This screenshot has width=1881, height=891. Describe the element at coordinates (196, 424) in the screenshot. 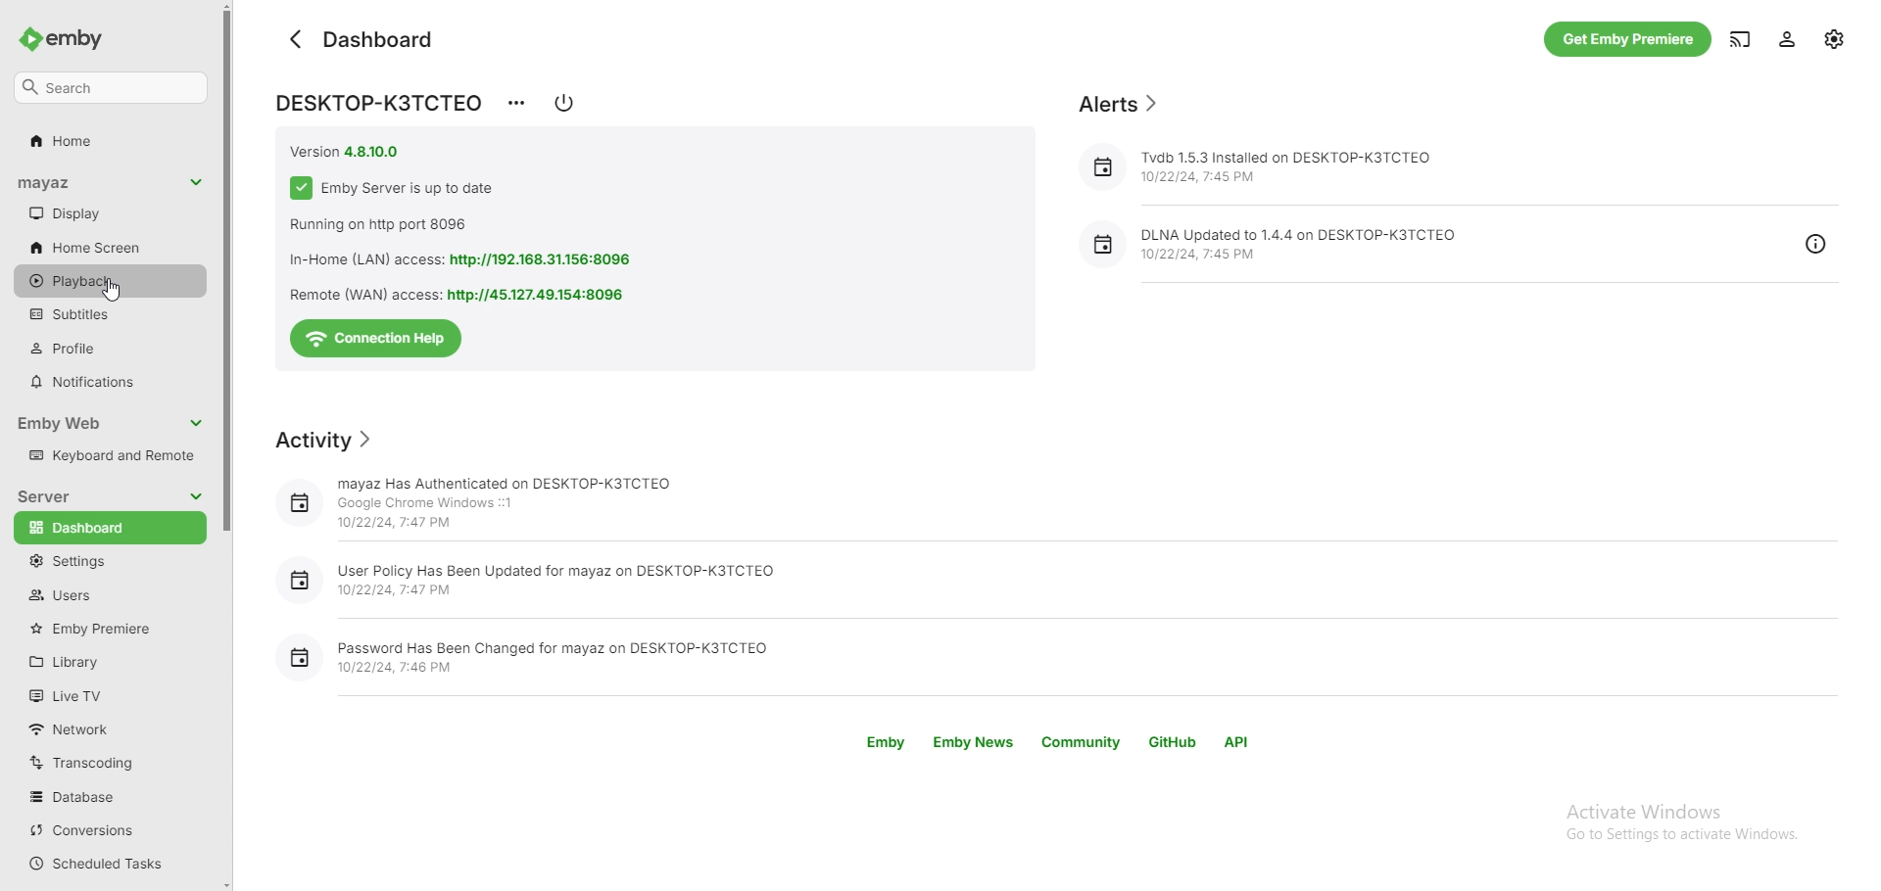

I see `collapse` at that location.